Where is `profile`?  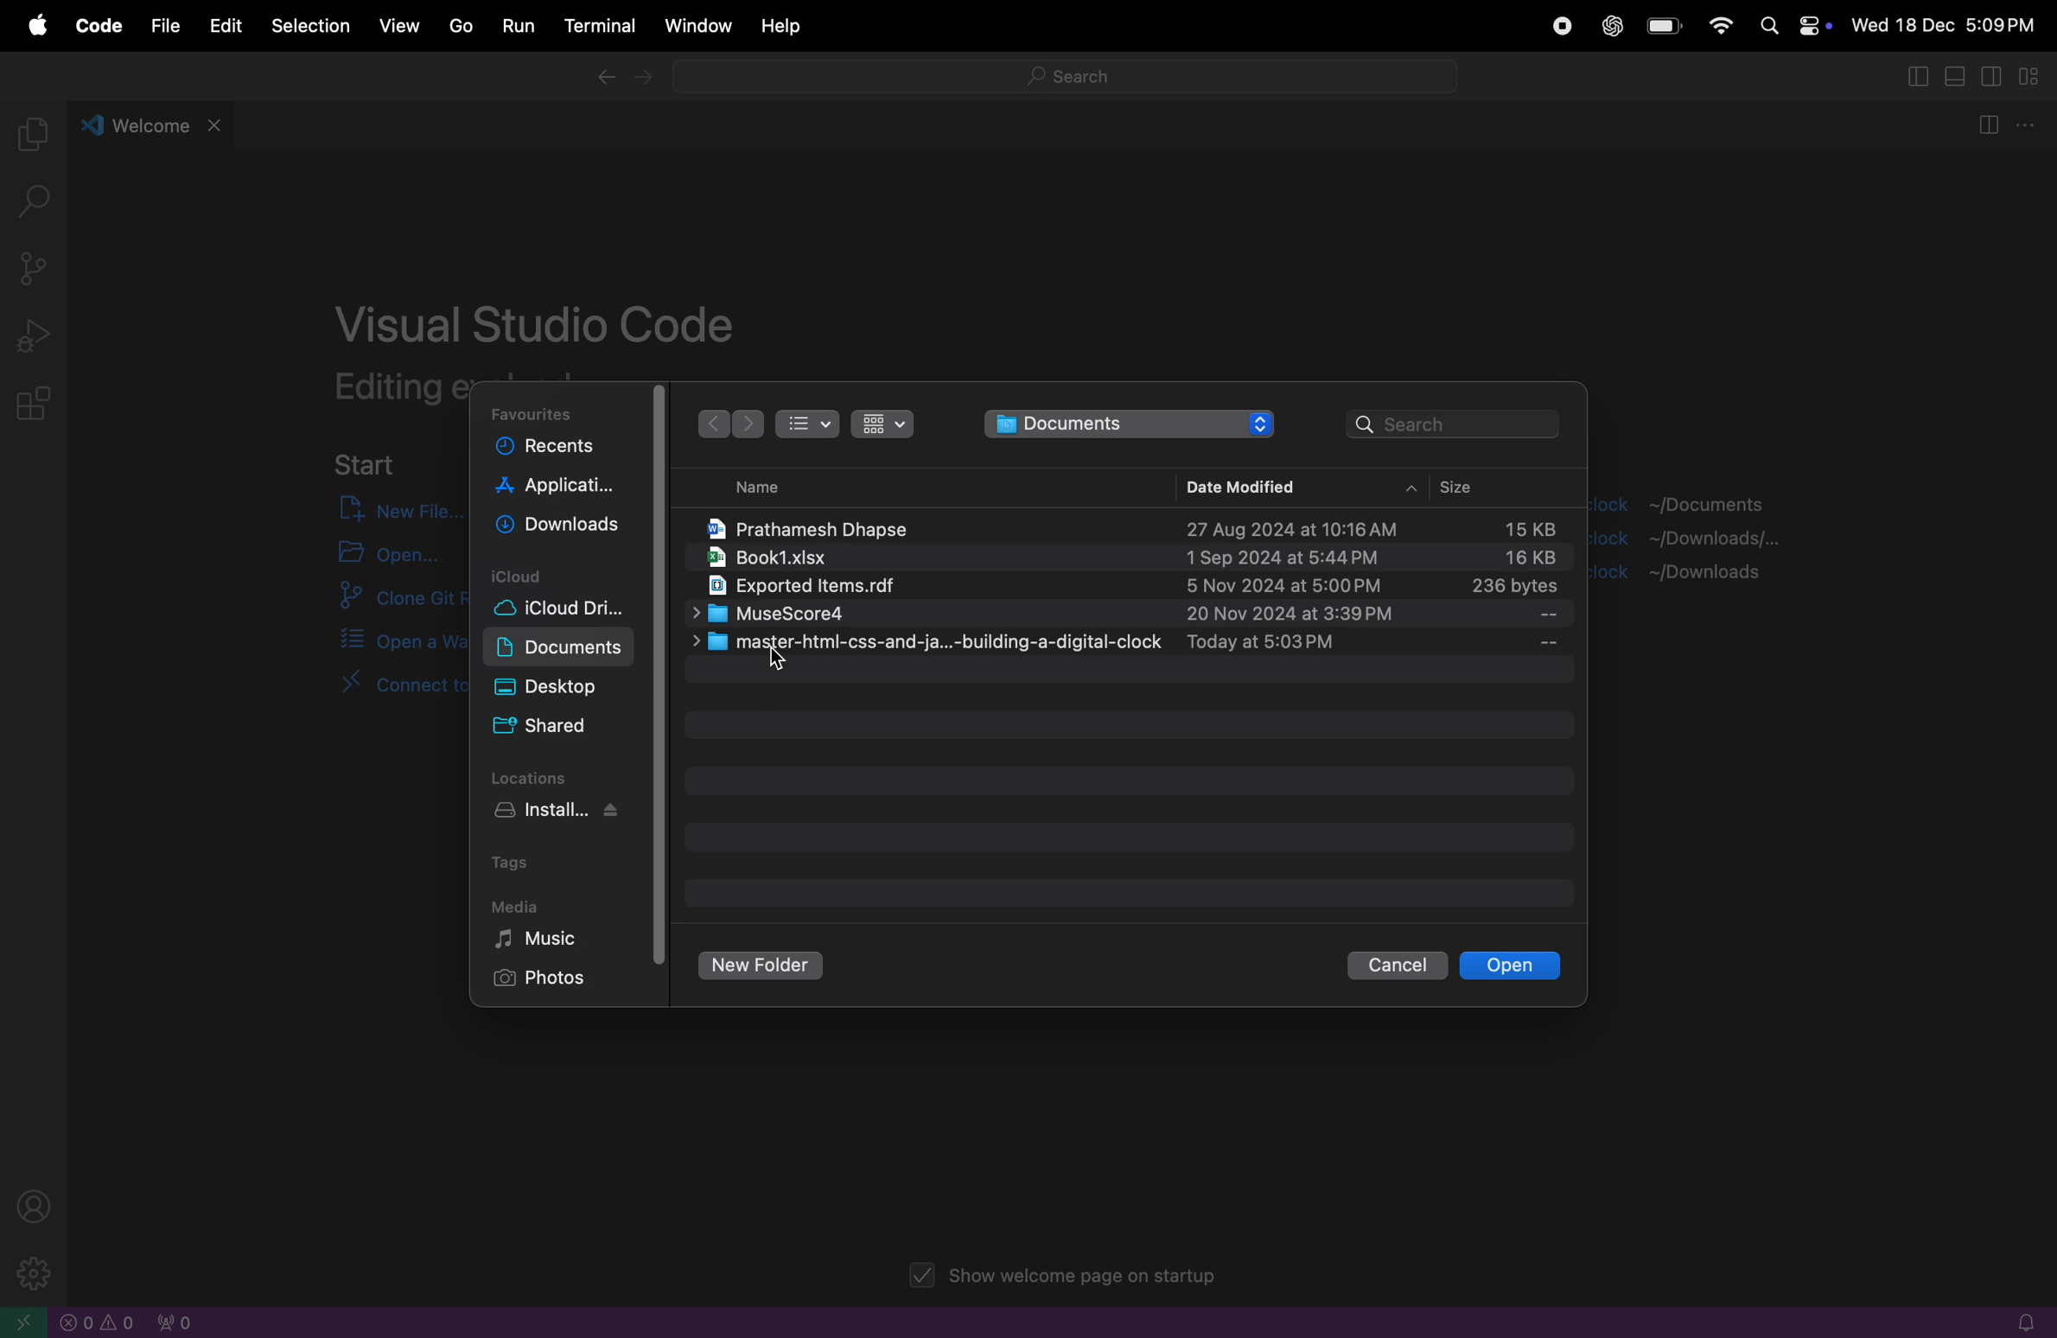
profile is located at coordinates (41, 1205).